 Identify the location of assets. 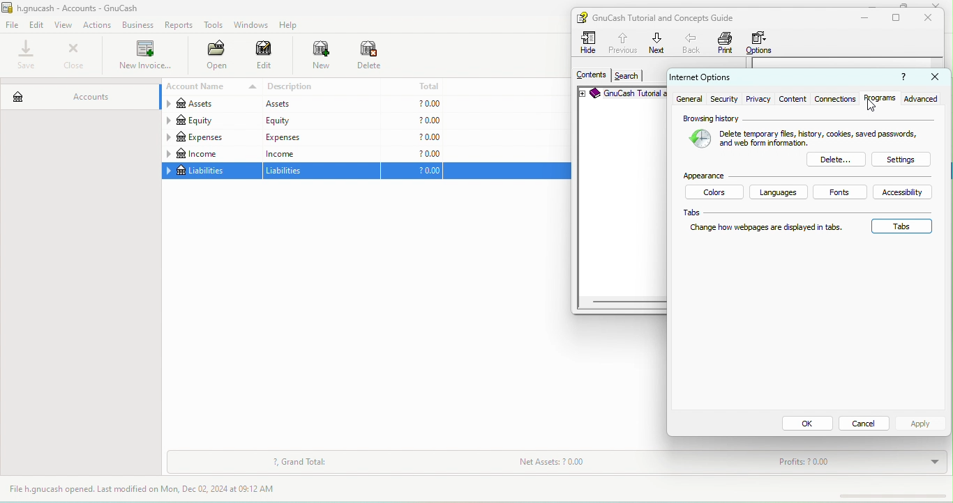
(318, 105).